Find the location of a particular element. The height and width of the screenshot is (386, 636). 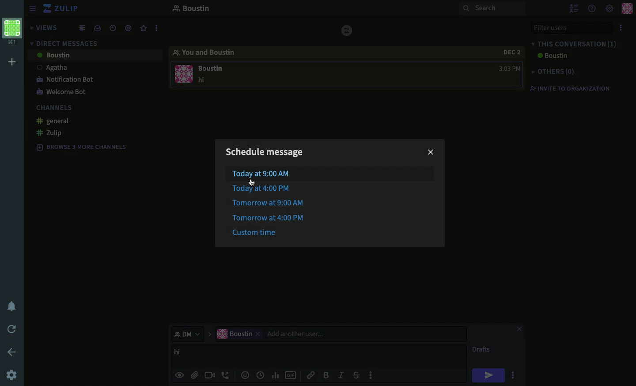

visible is located at coordinates (181, 375).